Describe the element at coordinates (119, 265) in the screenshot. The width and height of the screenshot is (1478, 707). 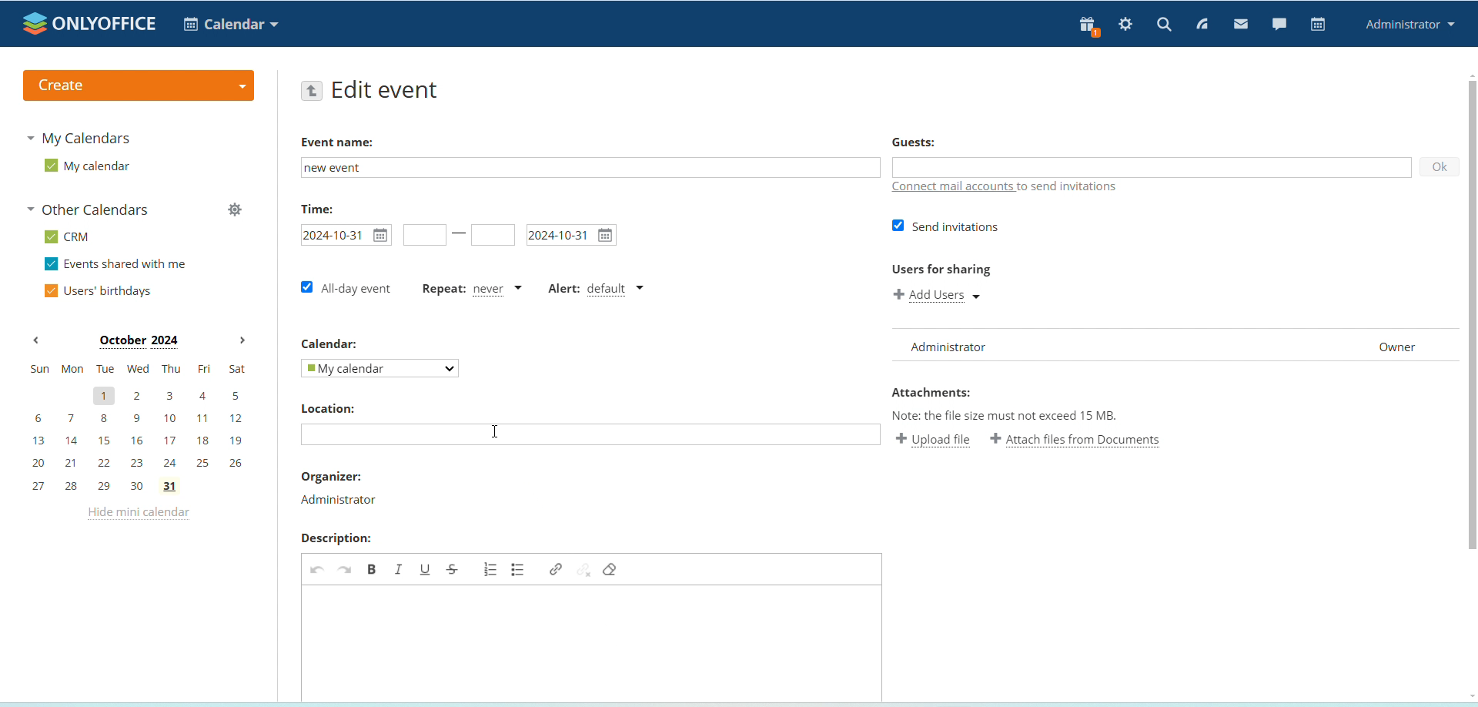
I see `events shared with me` at that location.